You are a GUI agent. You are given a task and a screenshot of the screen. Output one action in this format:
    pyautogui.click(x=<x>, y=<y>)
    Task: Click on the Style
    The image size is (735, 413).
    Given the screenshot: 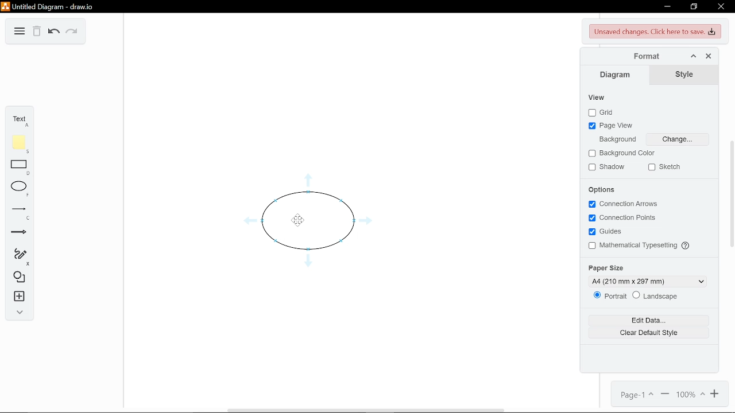 What is the action you would take?
    pyautogui.click(x=689, y=74)
    